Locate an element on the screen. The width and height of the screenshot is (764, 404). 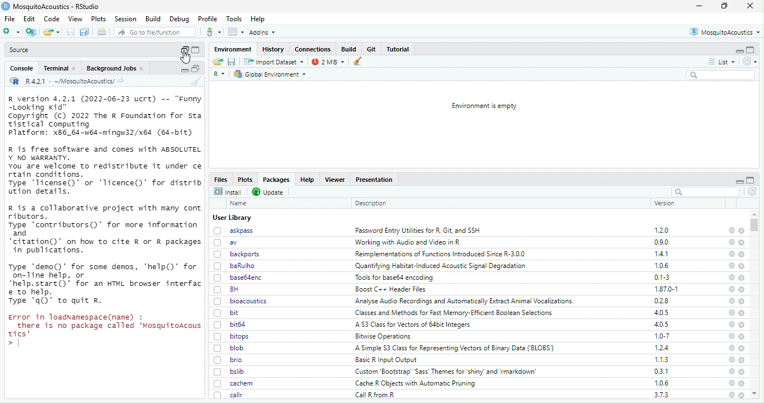
close is located at coordinates (742, 231).